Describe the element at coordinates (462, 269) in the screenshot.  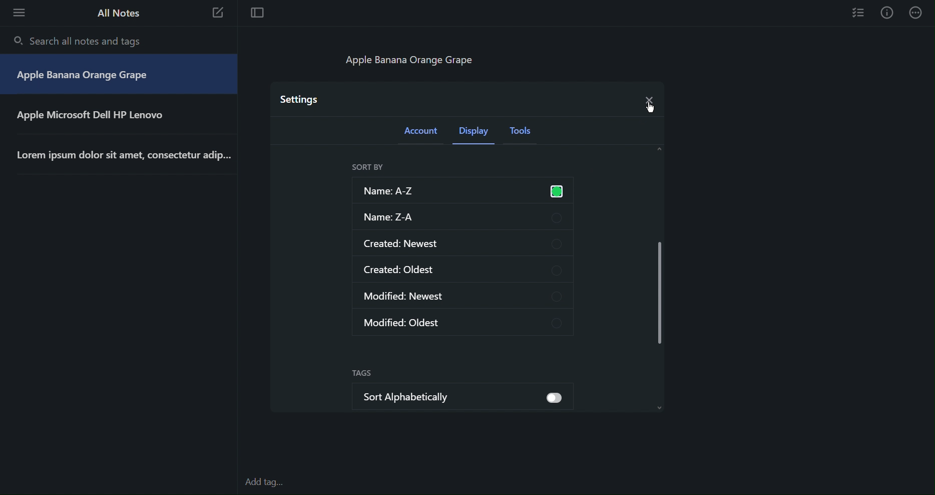
I see `Created: Oldest` at that location.